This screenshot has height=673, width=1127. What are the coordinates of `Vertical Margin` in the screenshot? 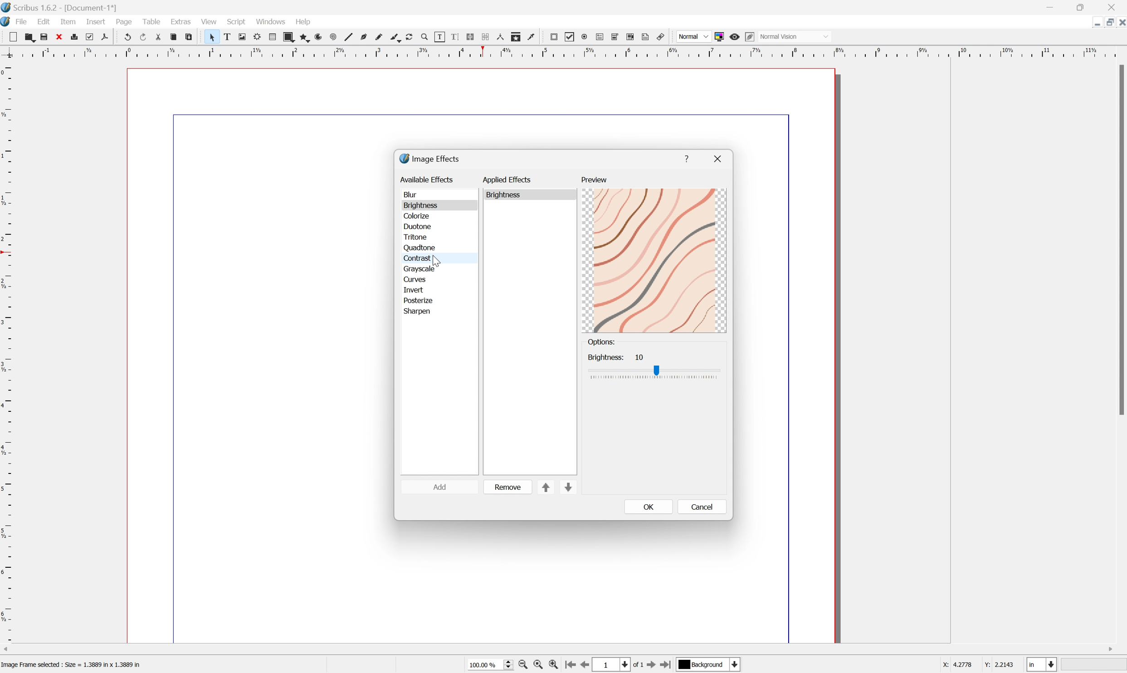 It's located at (7, 354).